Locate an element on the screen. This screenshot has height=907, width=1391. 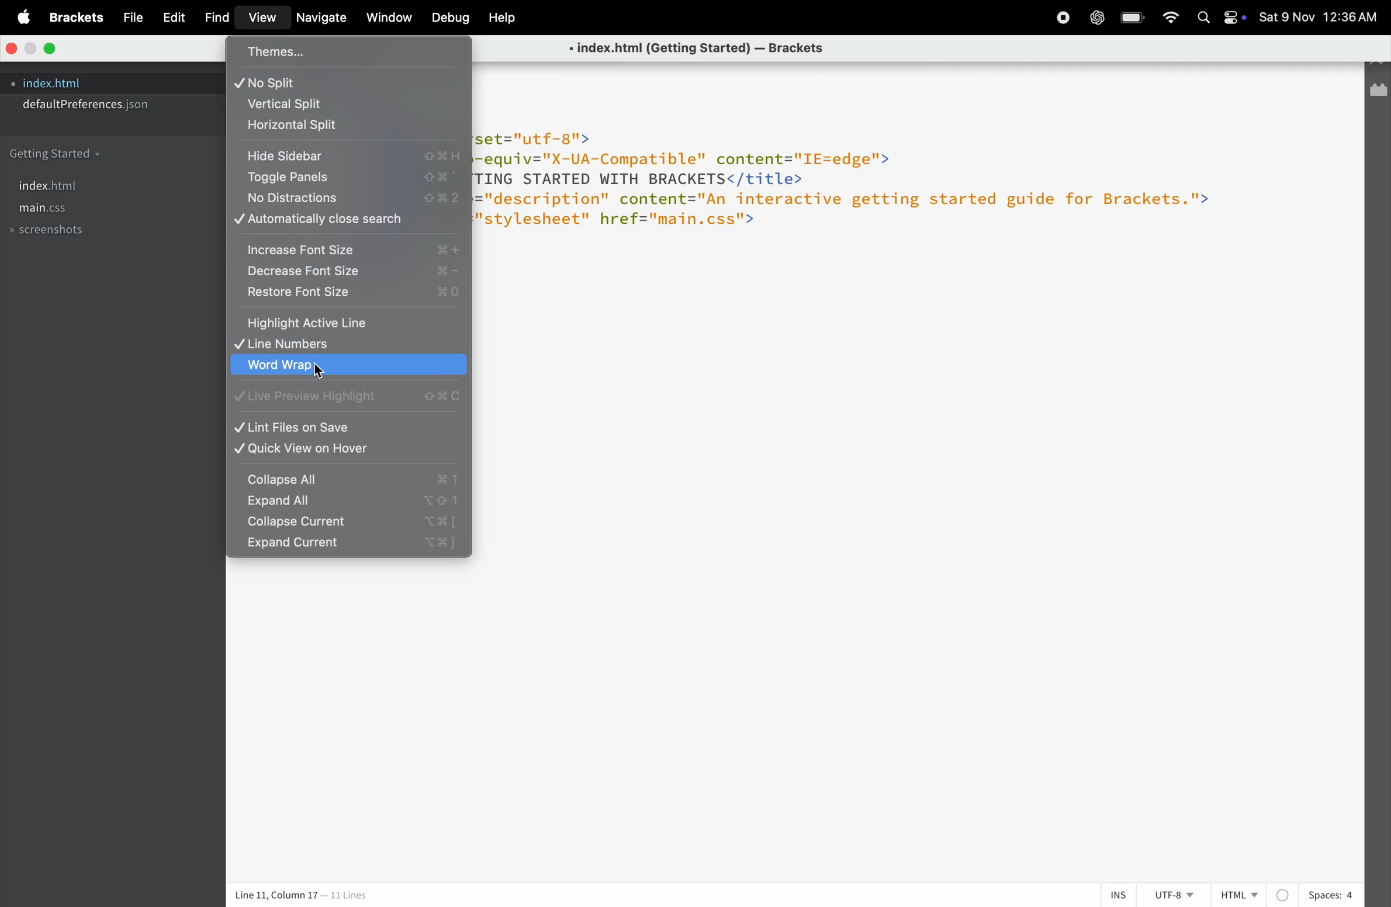
screenshots is located at coordinates (50, 233).